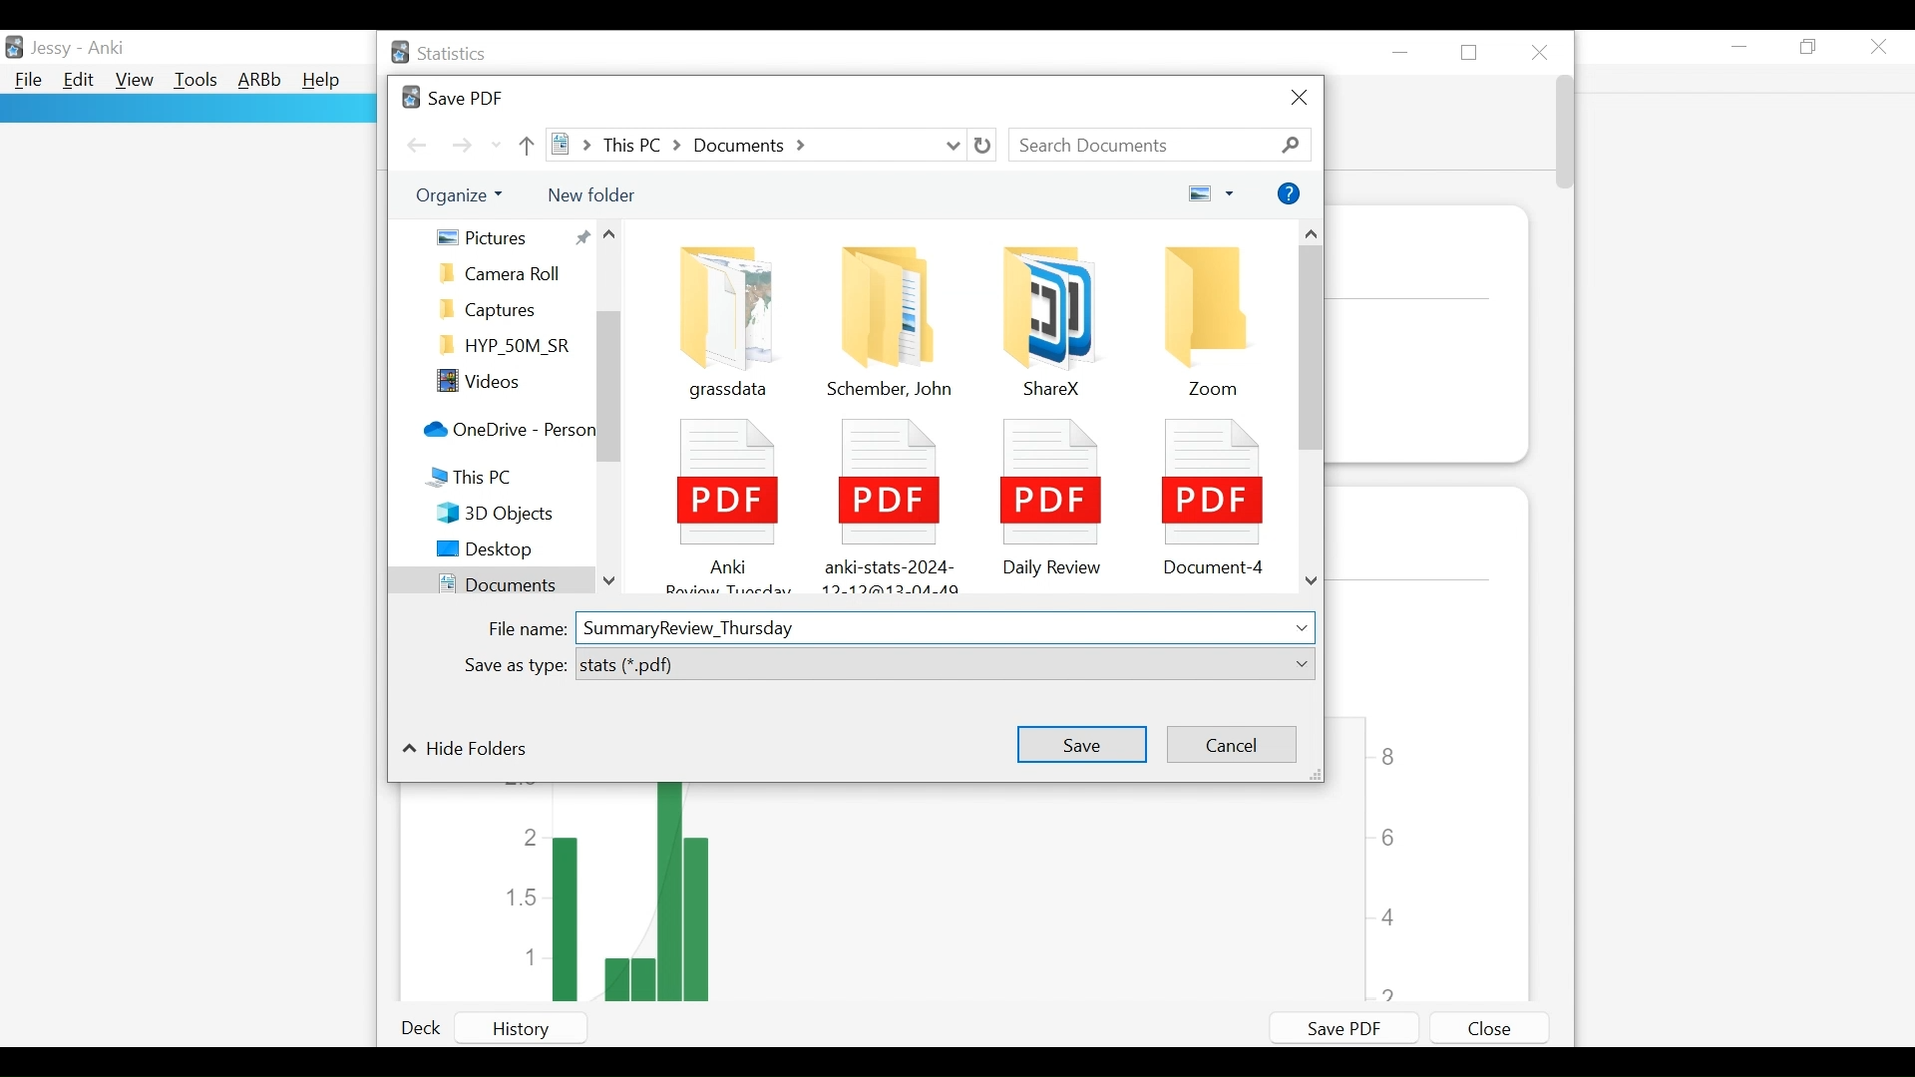 This screenshot has height=1077, width=1915. Describe the element at coordinates (1563, 136) in the screenshot. I see `Vertical Scroll bar` at that location.